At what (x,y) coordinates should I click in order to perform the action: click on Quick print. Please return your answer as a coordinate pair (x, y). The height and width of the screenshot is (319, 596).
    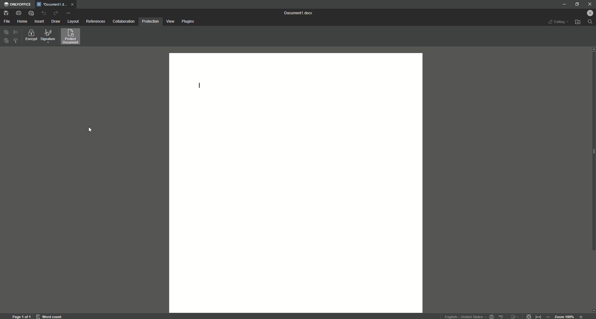
    Looking at the image, I should click on (31, 13).